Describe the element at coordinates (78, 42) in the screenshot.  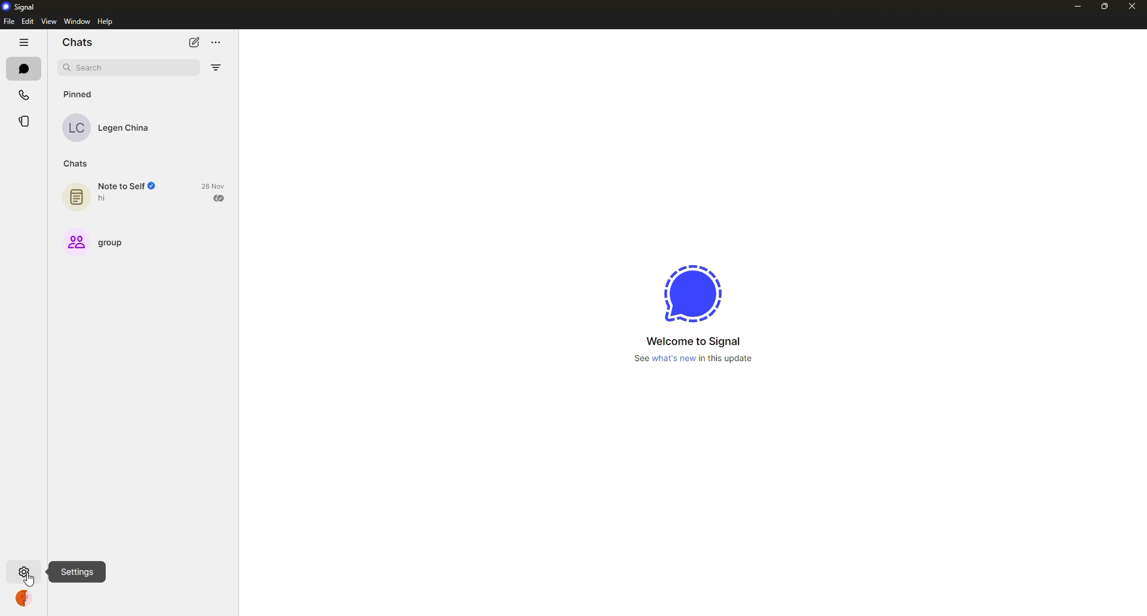
I see `chats` at that location.